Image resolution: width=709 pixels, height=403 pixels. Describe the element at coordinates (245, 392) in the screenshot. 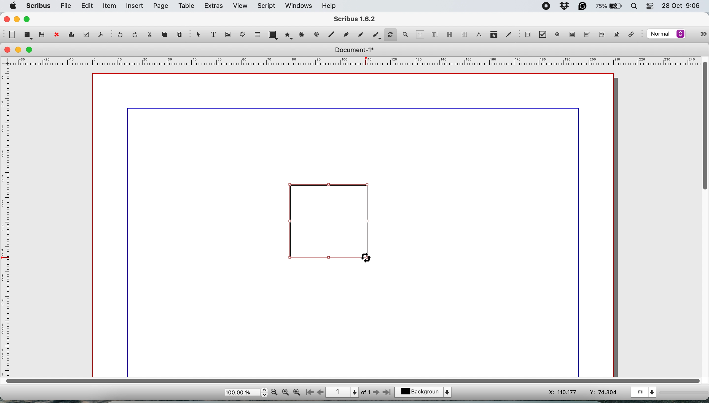

I see `zoom scale` at that location.